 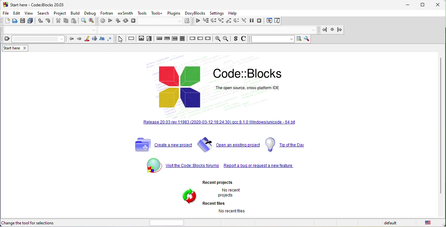 What do you see at coordinates (235, 14) in the screenshot?
I see `help` at bounding box center [235, 14].